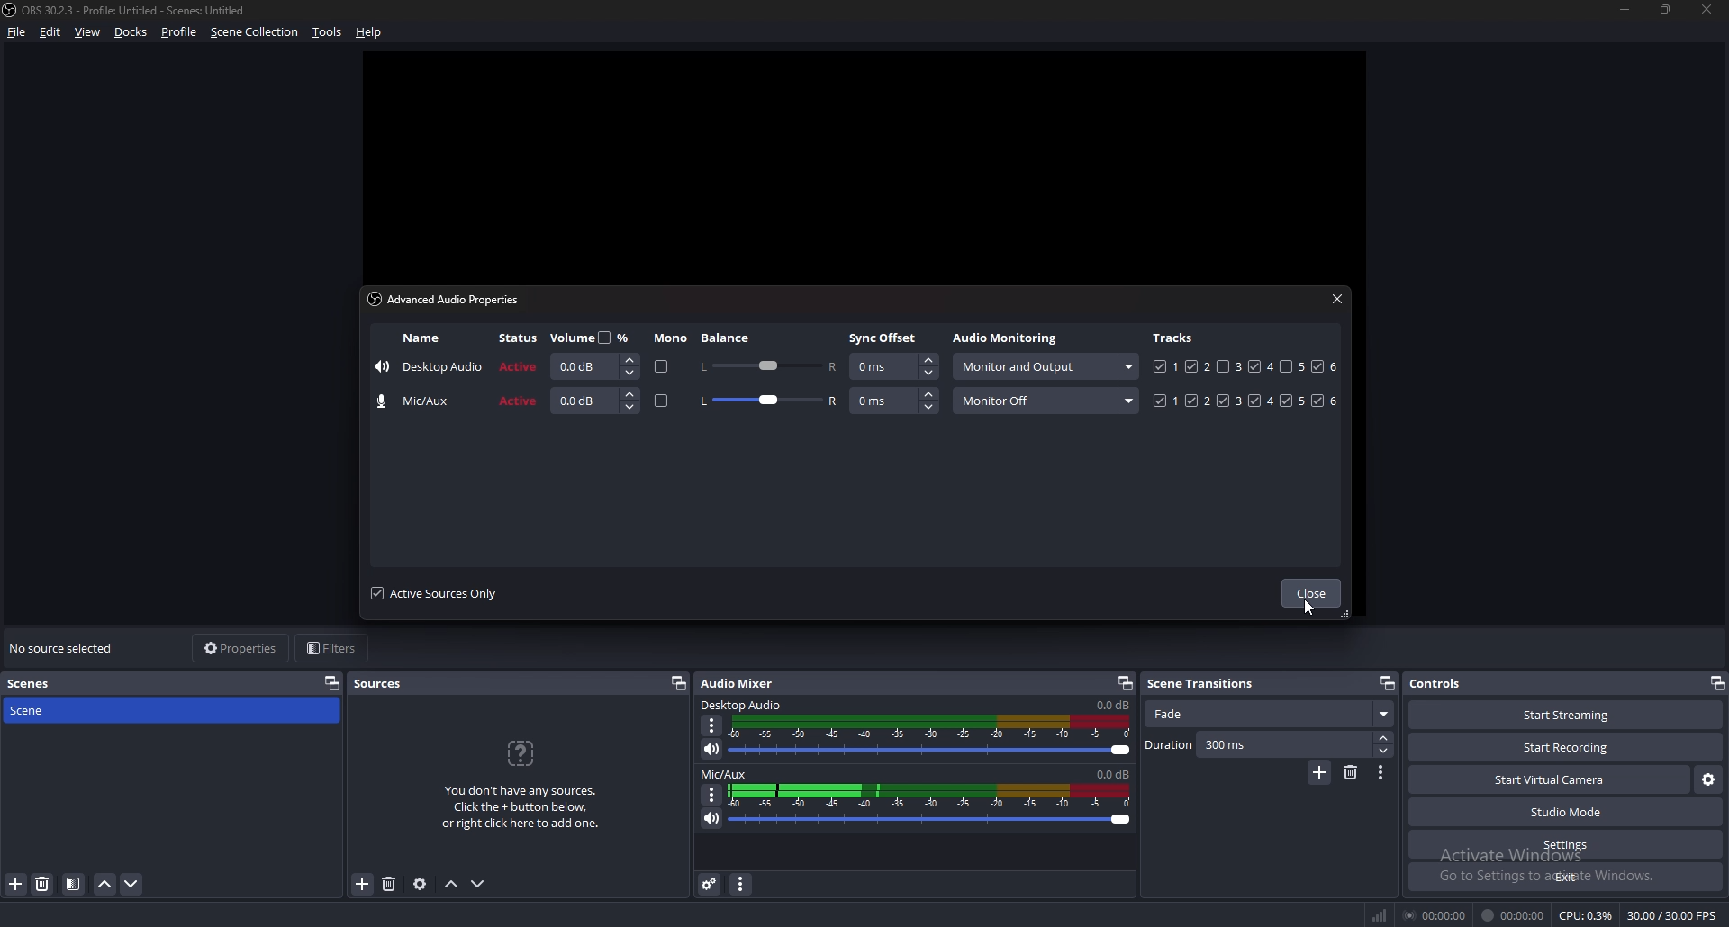 Image resolution: width=1729 pixels, height=927 pixels. What do you see at coordinates (50, 32) in the screenshot?
I see `edit` at bounding box center [50, 32].